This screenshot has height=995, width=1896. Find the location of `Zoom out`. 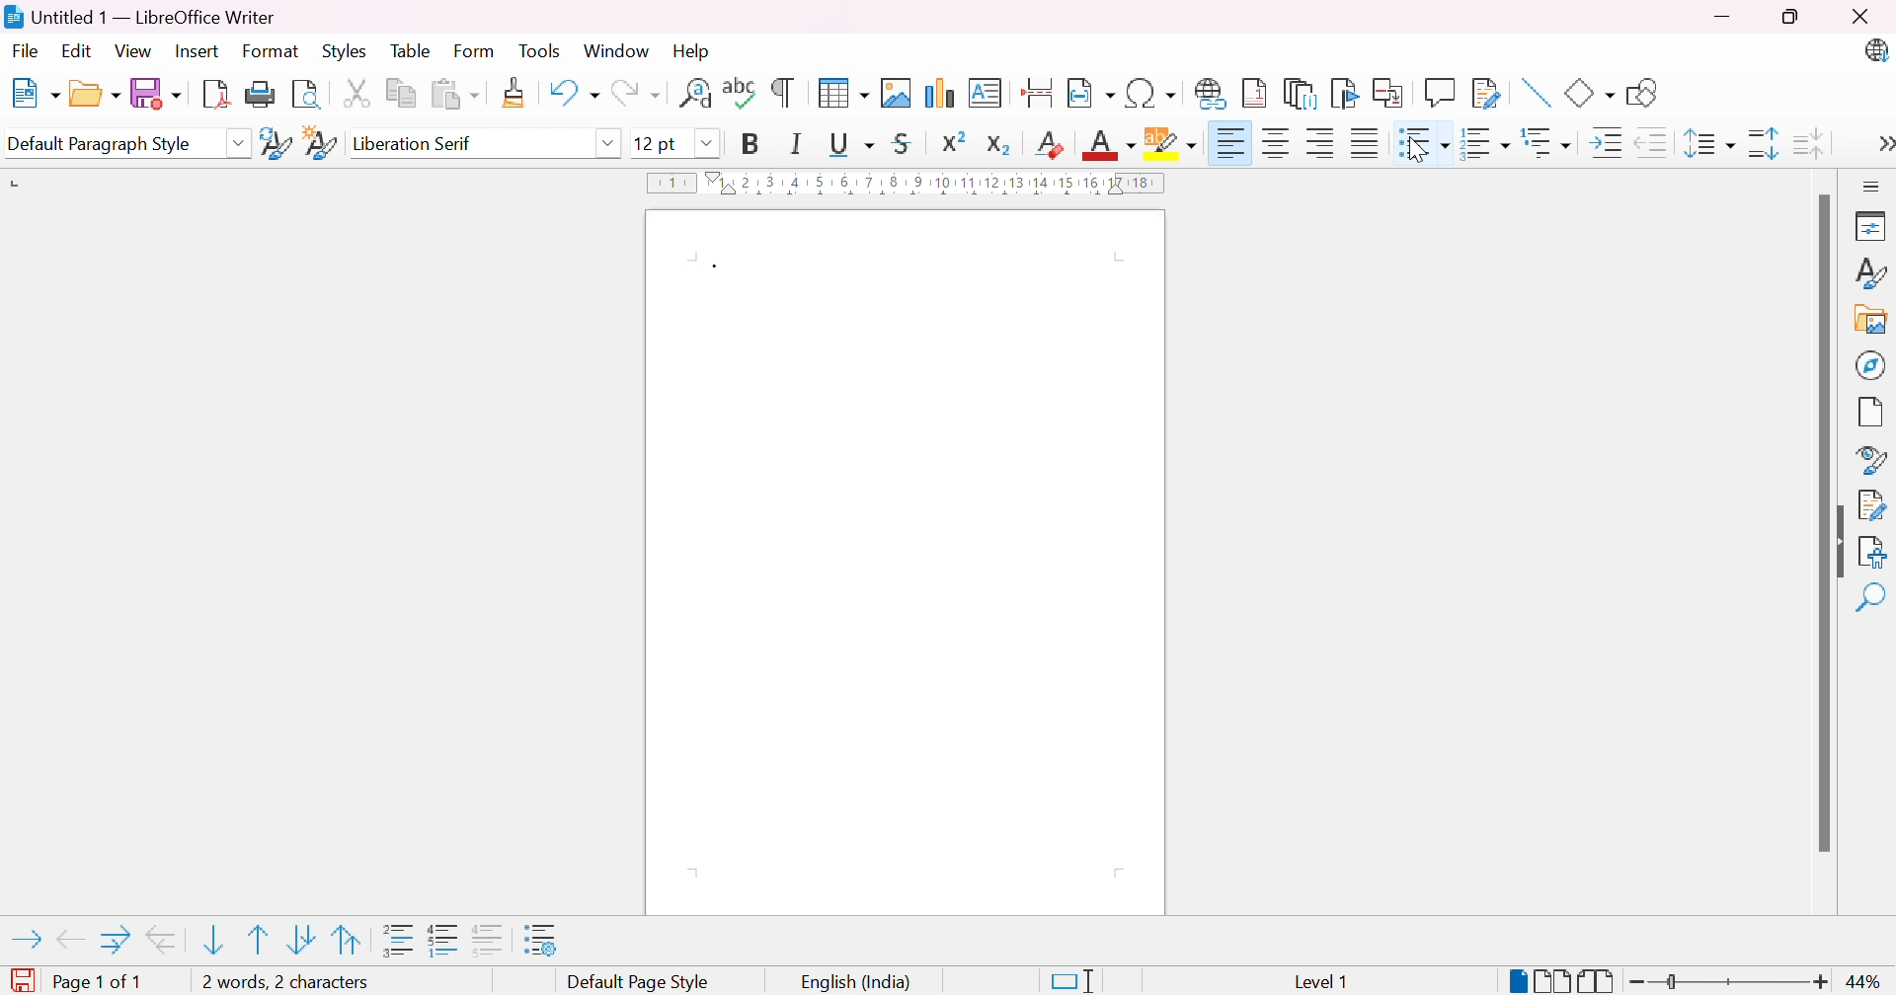

Zoom out is located at coordinates (1629, 982).